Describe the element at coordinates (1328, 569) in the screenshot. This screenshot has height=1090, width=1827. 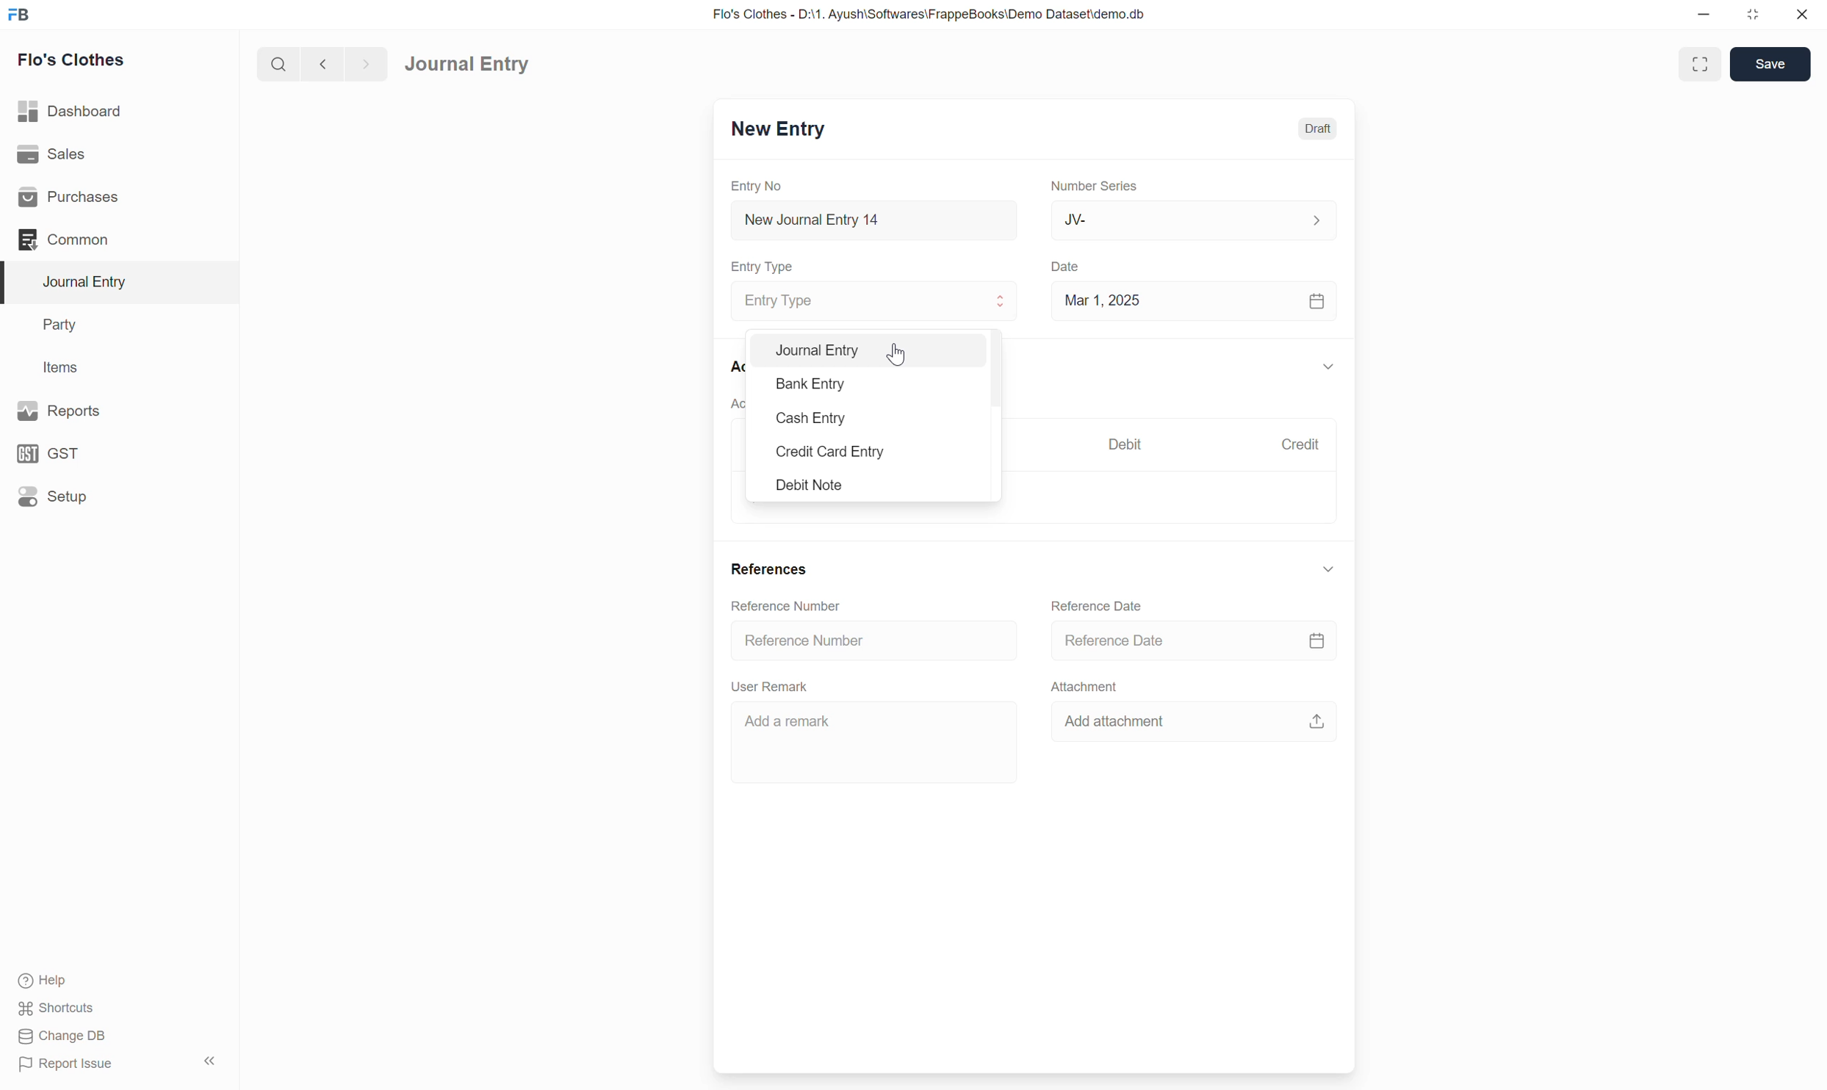
I see `down` at that location.